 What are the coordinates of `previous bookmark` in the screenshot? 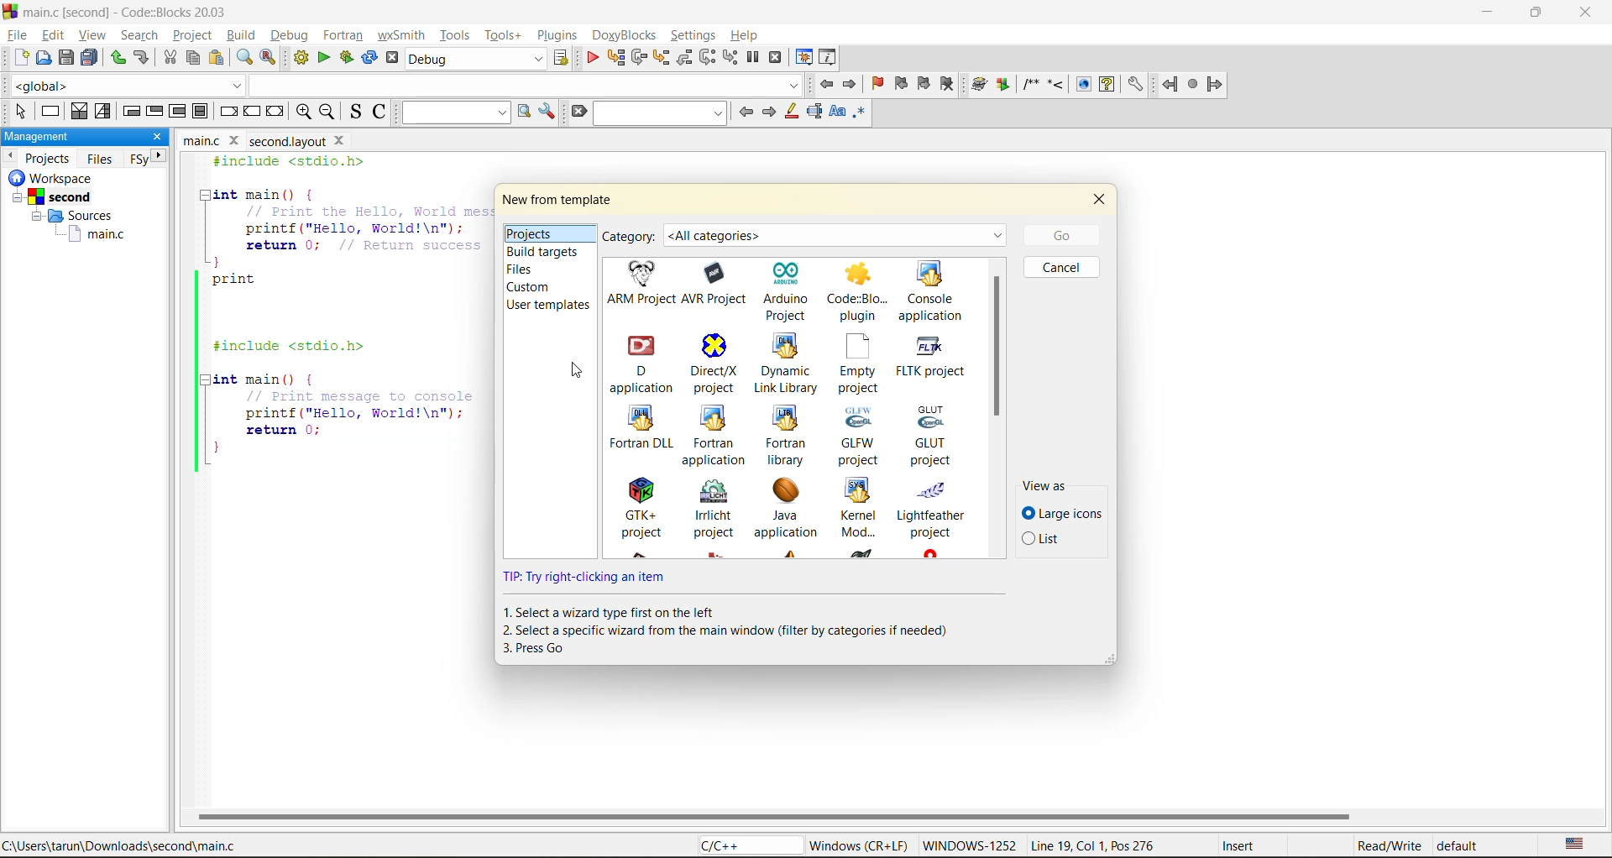 It's located at (899, 86).